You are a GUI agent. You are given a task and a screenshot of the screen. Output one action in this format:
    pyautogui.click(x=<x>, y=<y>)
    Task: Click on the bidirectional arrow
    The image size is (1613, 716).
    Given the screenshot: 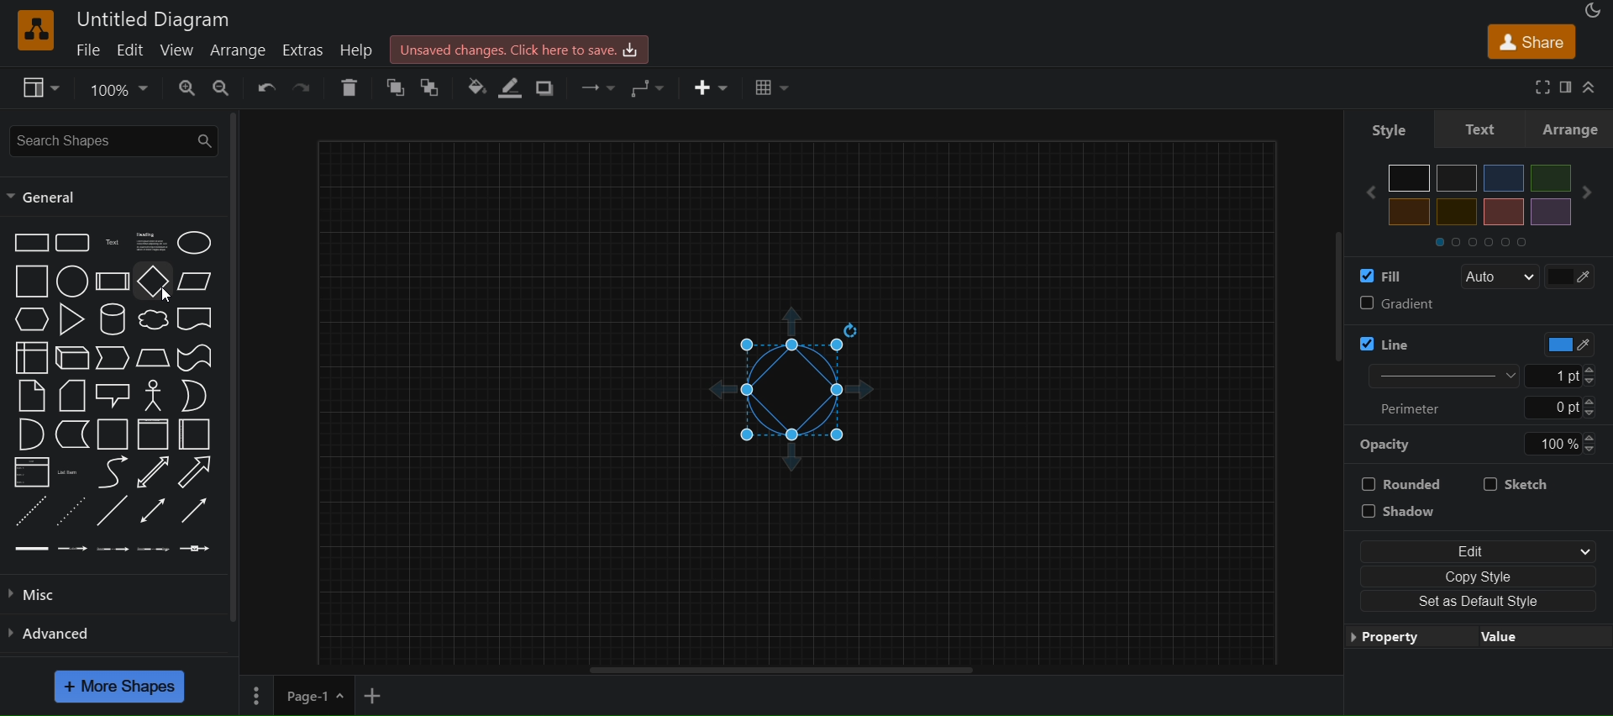 What is the action you would take?
    pyautogui.click(x=150, y=473)
    